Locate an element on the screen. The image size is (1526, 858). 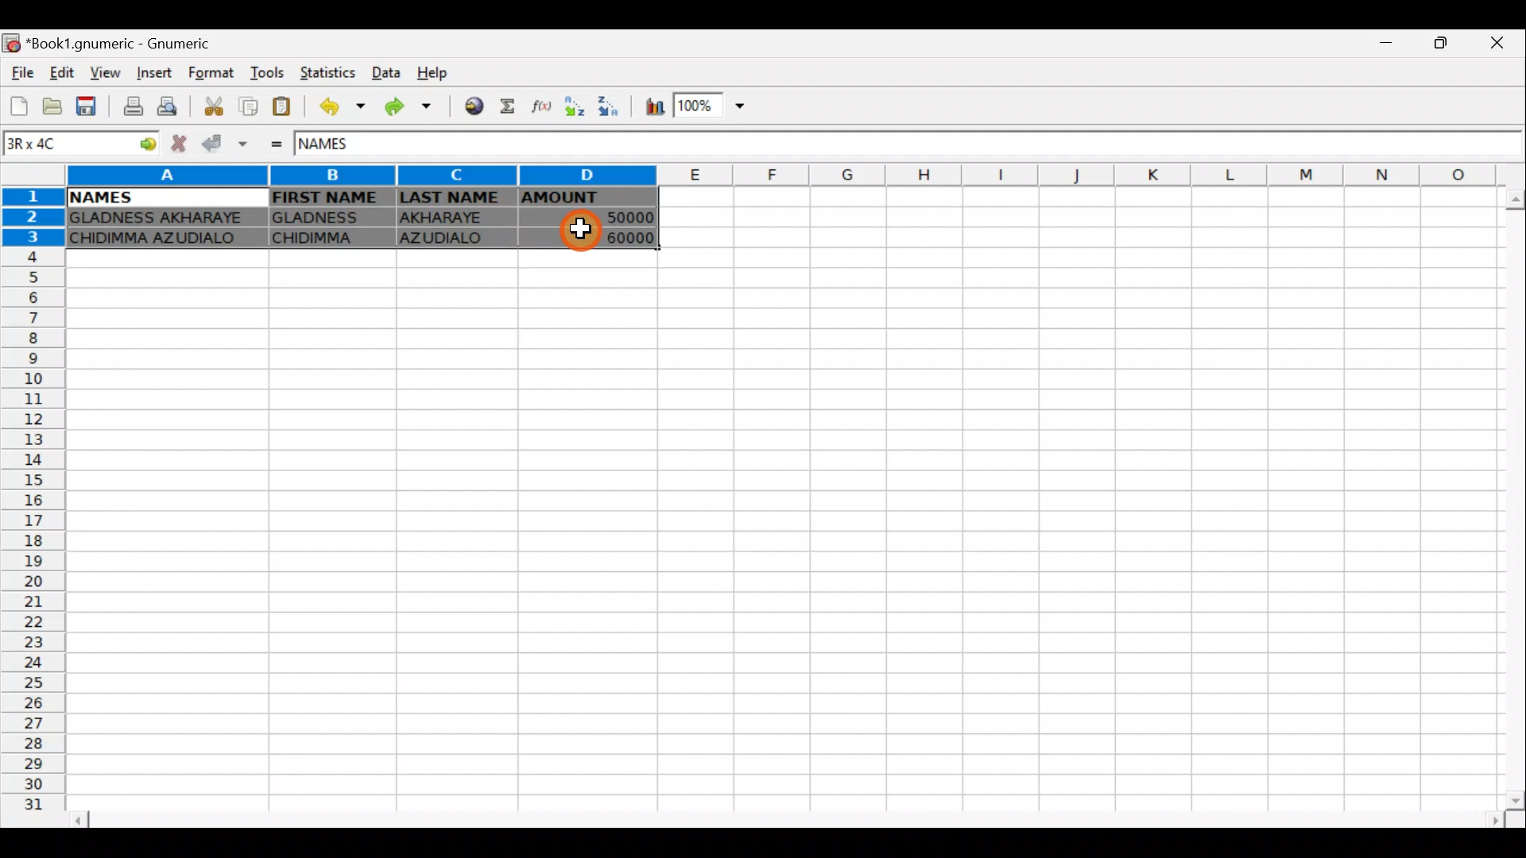
Scroll bar is located at coordinates (1506, 498).